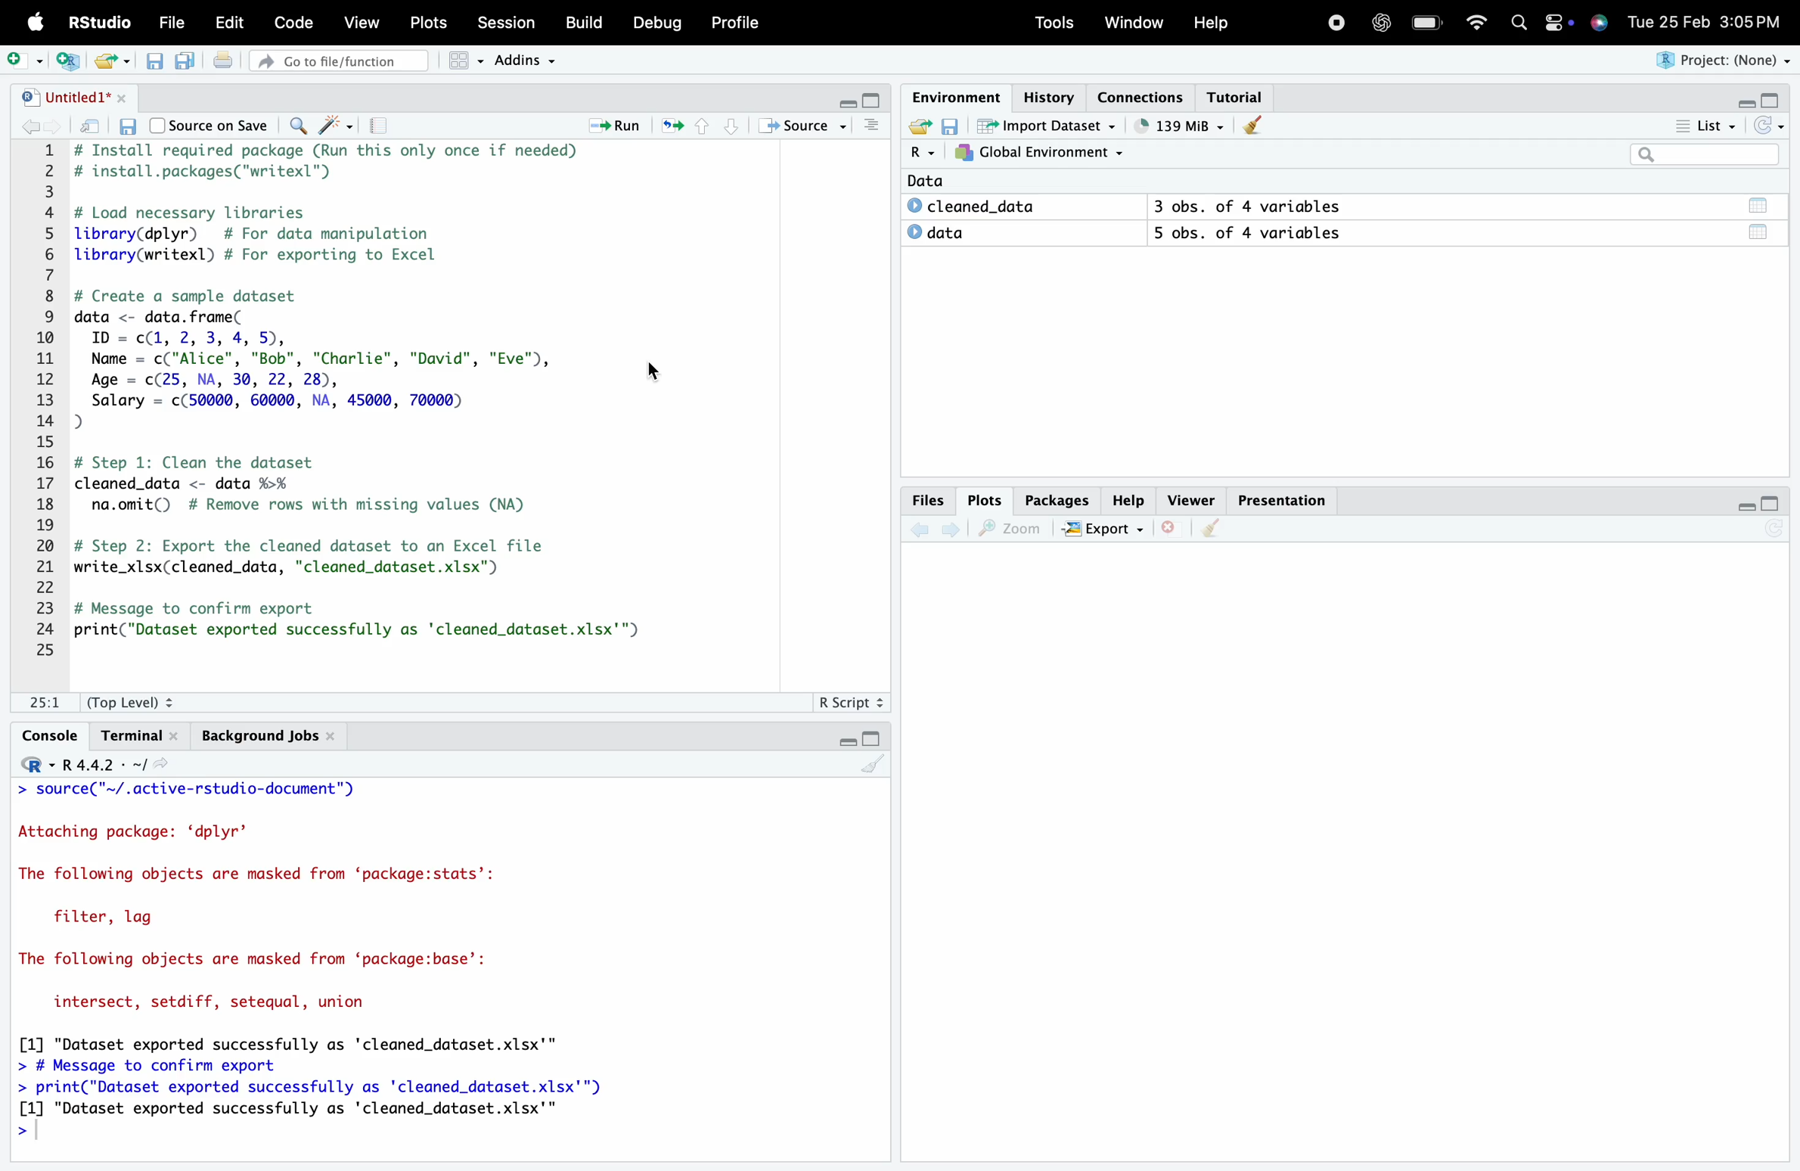 The width and height of the screenshot is (1800, 1171). I want to click on Find/Replace, so click(296, 126).